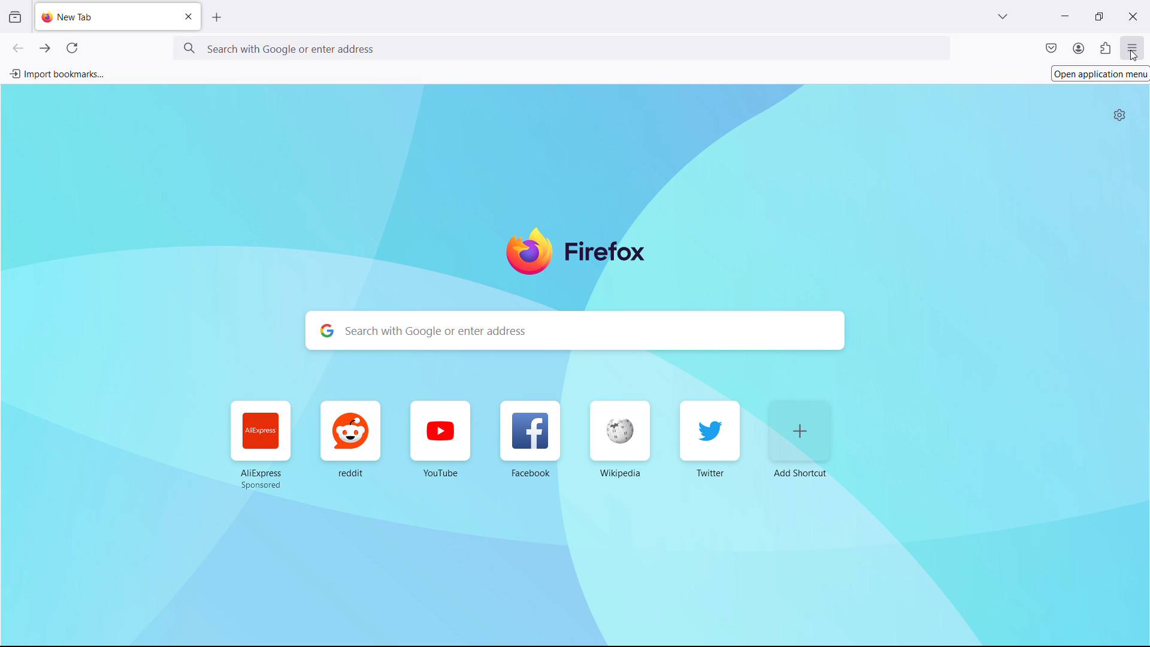 This screenshot has width=1150, height=647. Describe the element at coordinates (1064, 15) in the screenshot. I see `minimize` at that location.